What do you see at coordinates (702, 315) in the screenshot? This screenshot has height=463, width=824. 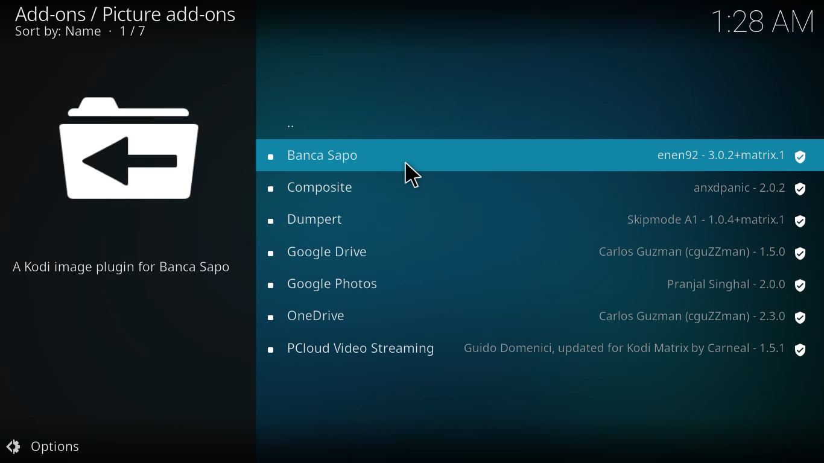 I see `version` at bounding box center [702, 315].